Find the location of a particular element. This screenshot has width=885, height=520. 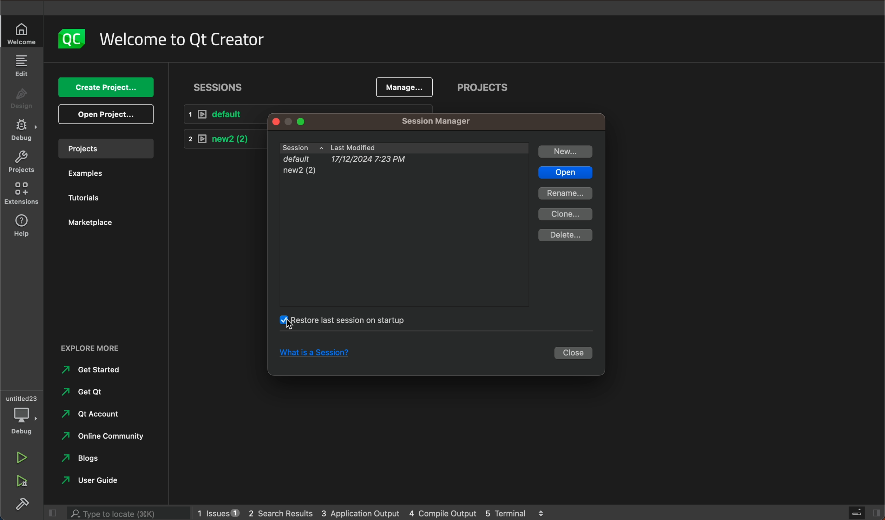

welcome is located at coordinates (183, 39).